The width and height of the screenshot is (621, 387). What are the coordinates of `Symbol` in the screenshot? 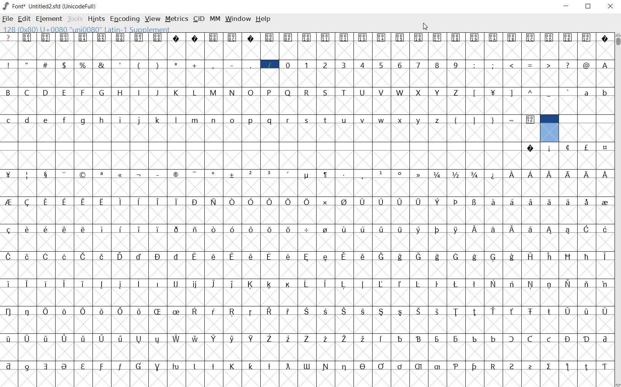 It's located at (102, 311).